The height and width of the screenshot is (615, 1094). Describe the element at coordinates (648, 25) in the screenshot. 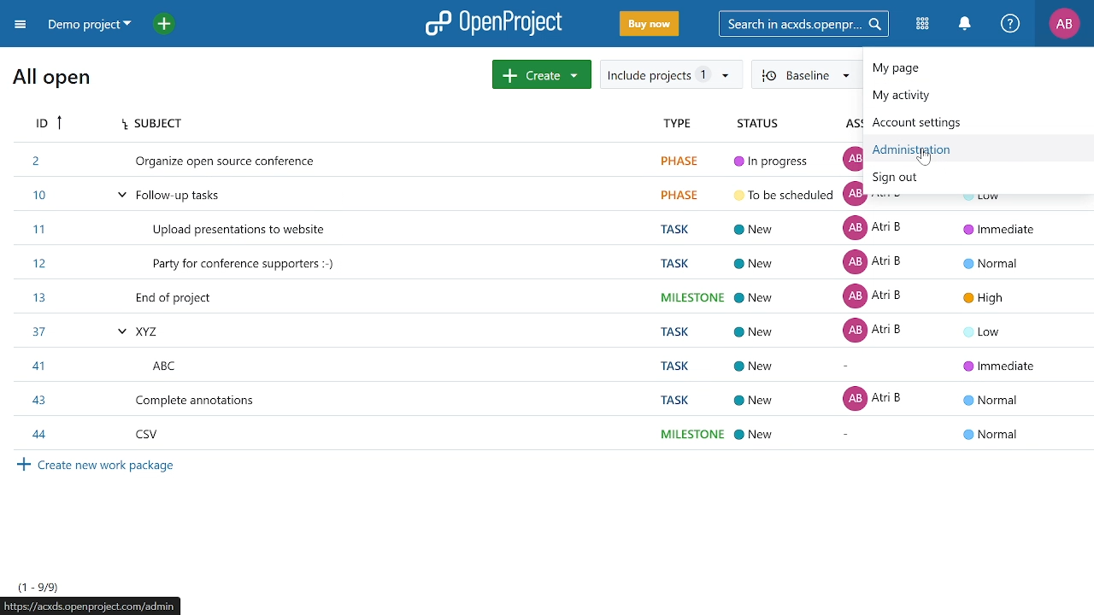

I see `Buy now` at that location.